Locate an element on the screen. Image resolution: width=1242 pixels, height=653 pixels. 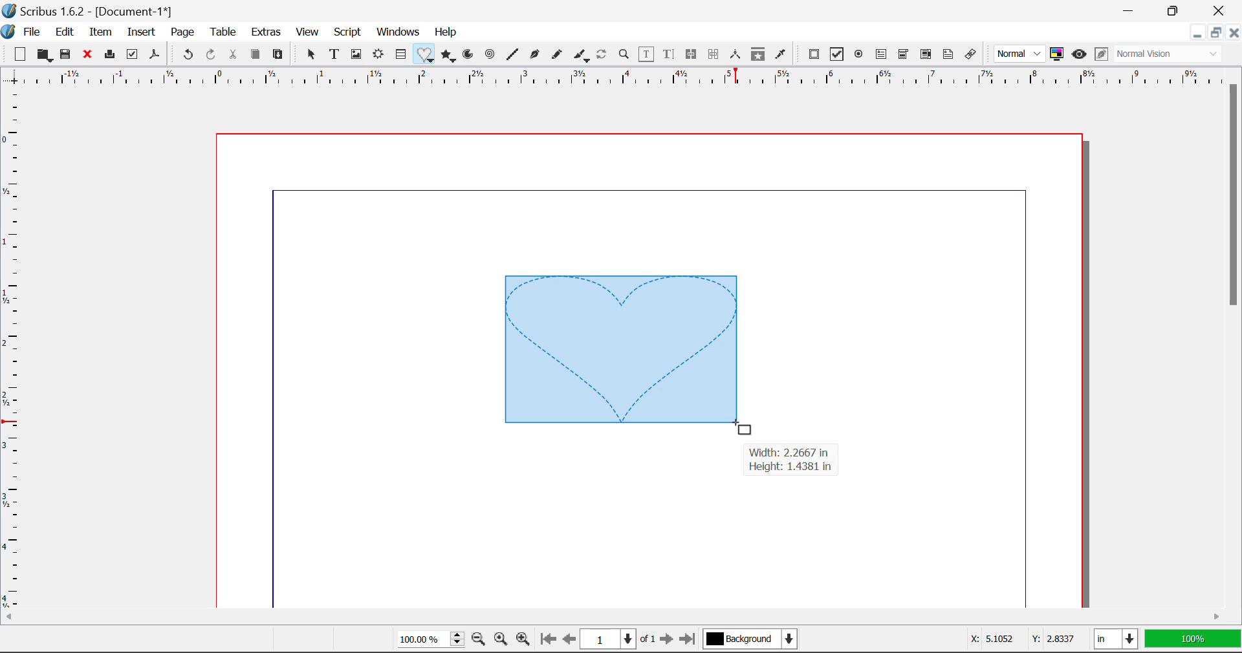
Save is located at coordinates (69, 56).